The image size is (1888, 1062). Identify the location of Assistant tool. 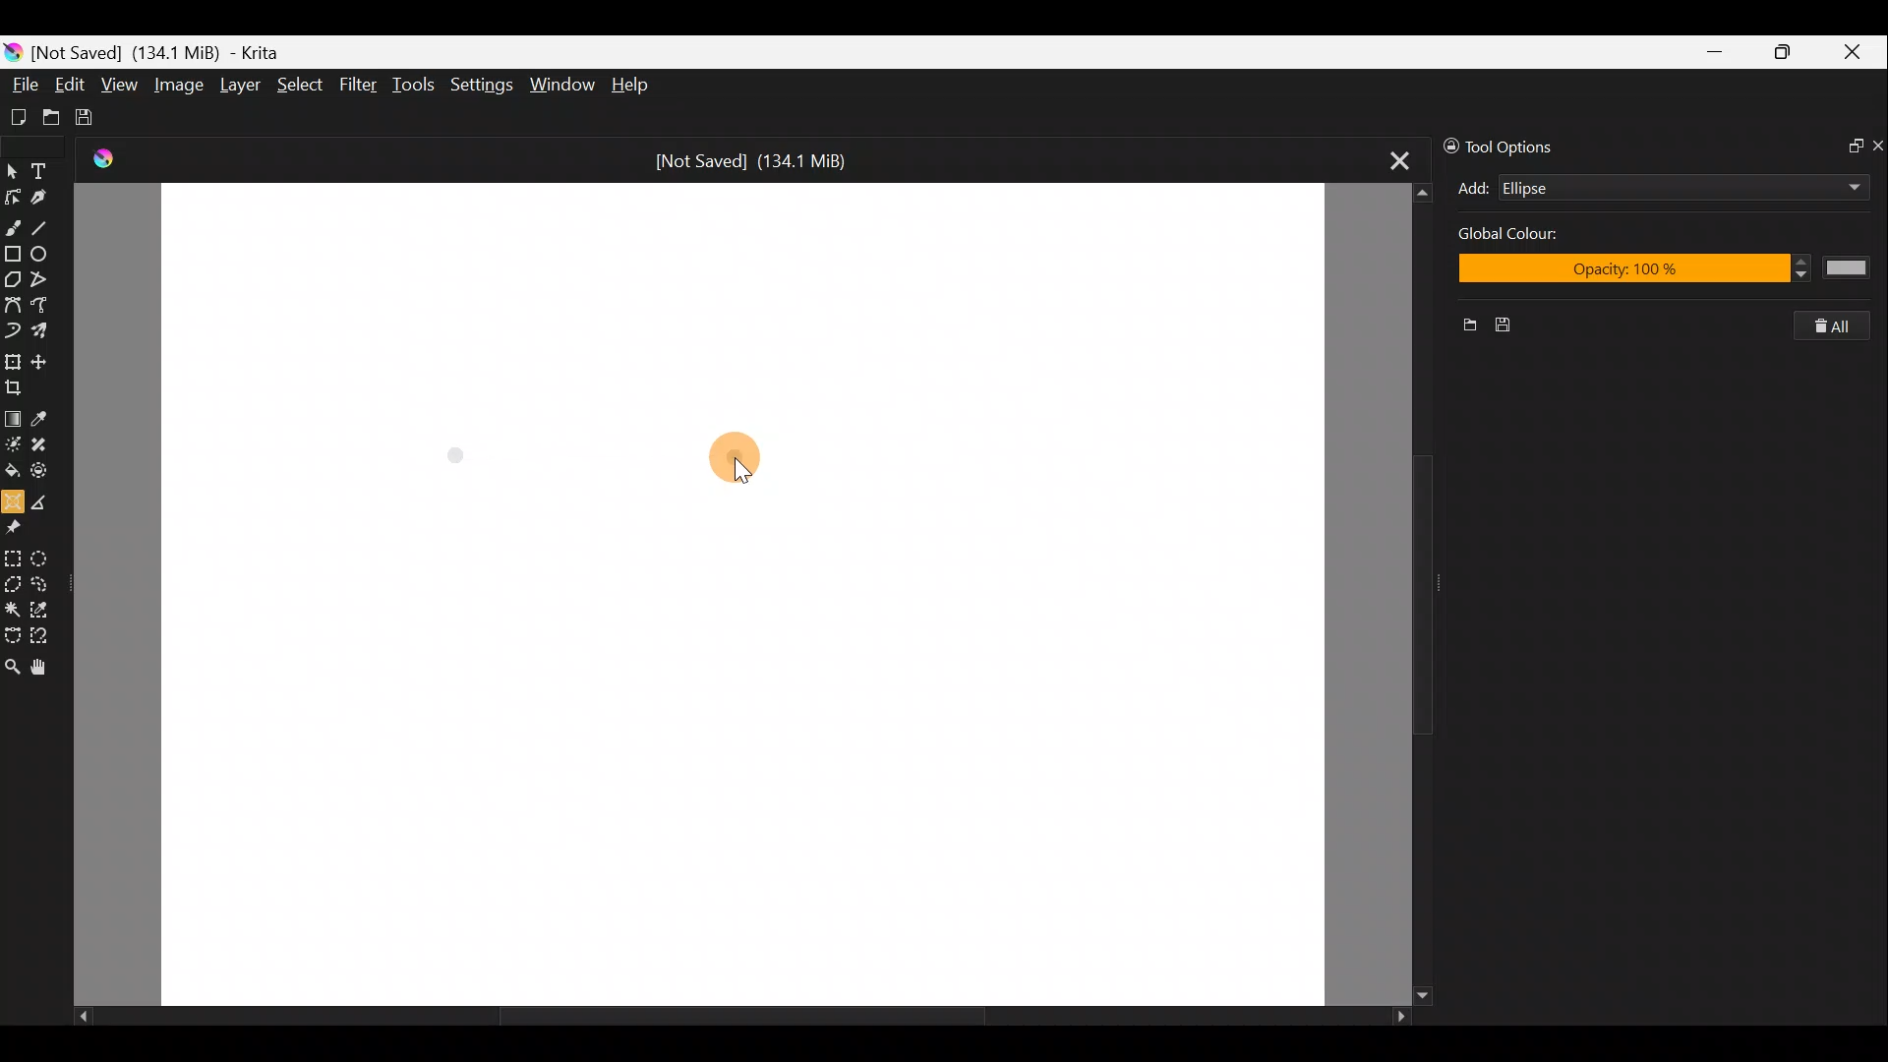
(13, 500).